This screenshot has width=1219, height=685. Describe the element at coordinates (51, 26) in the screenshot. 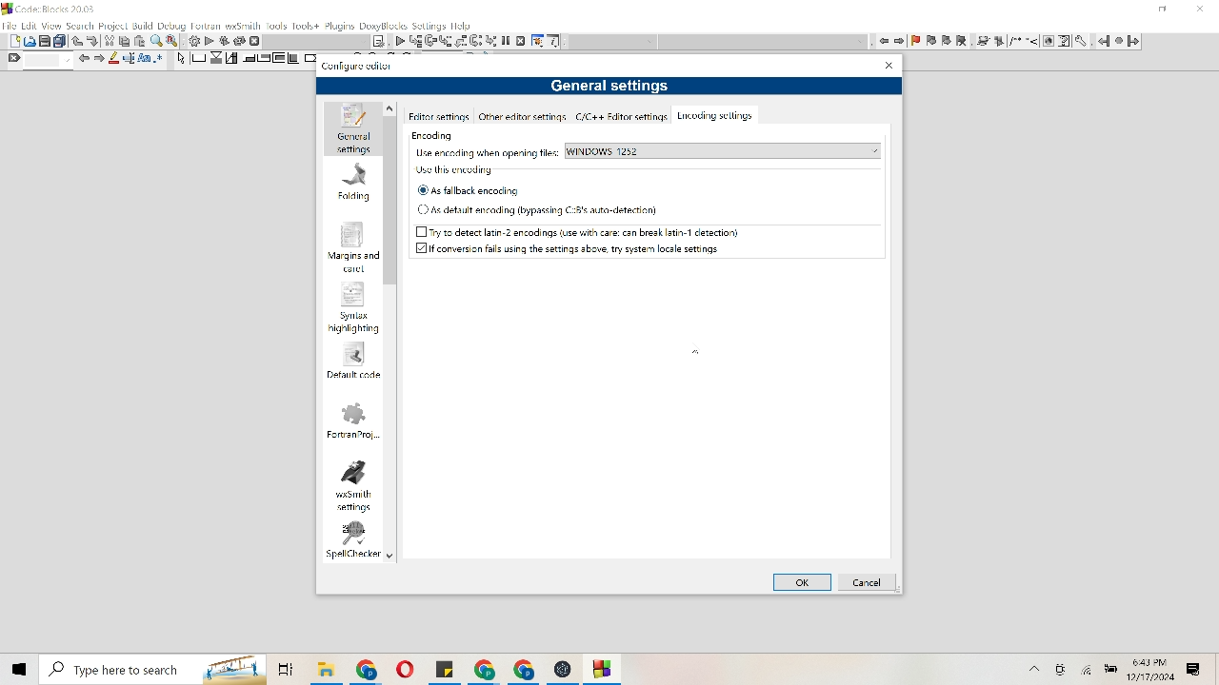

I see `View` at that location.